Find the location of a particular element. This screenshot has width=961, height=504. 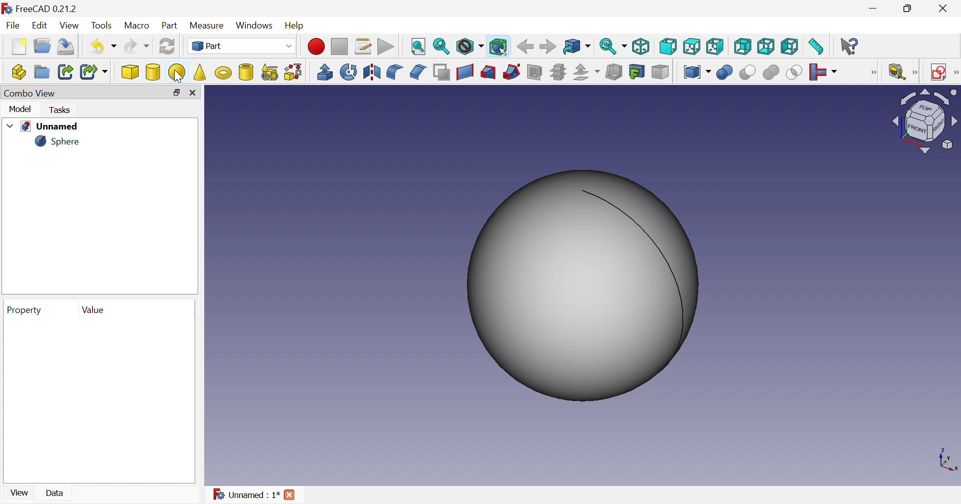

[Boolean] is located at coordinates (872, 72).